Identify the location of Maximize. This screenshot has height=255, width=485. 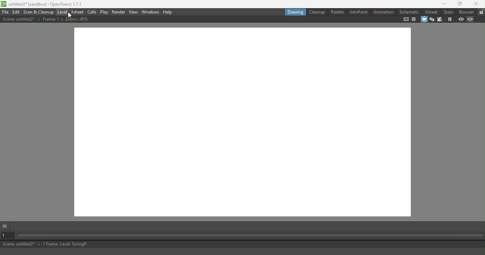
(458, 4).